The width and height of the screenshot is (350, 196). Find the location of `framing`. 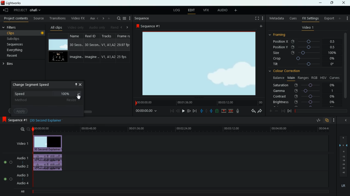

framing is located at coordinates (281, 35).